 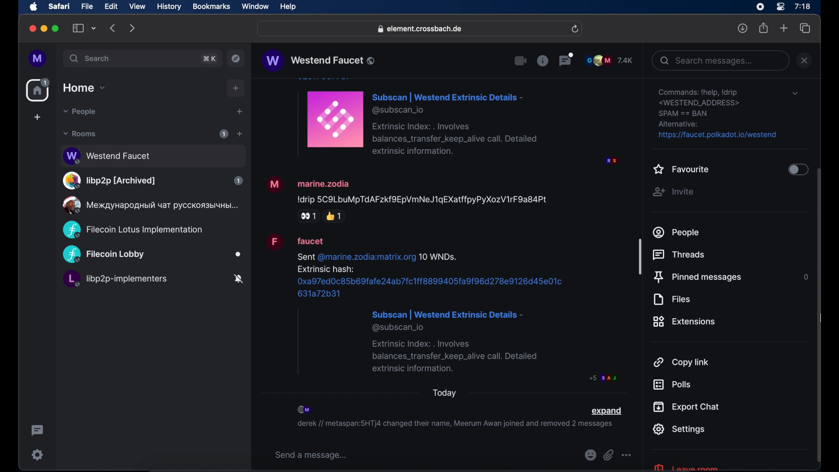 I want to click on message, so click(x=441, y=308).